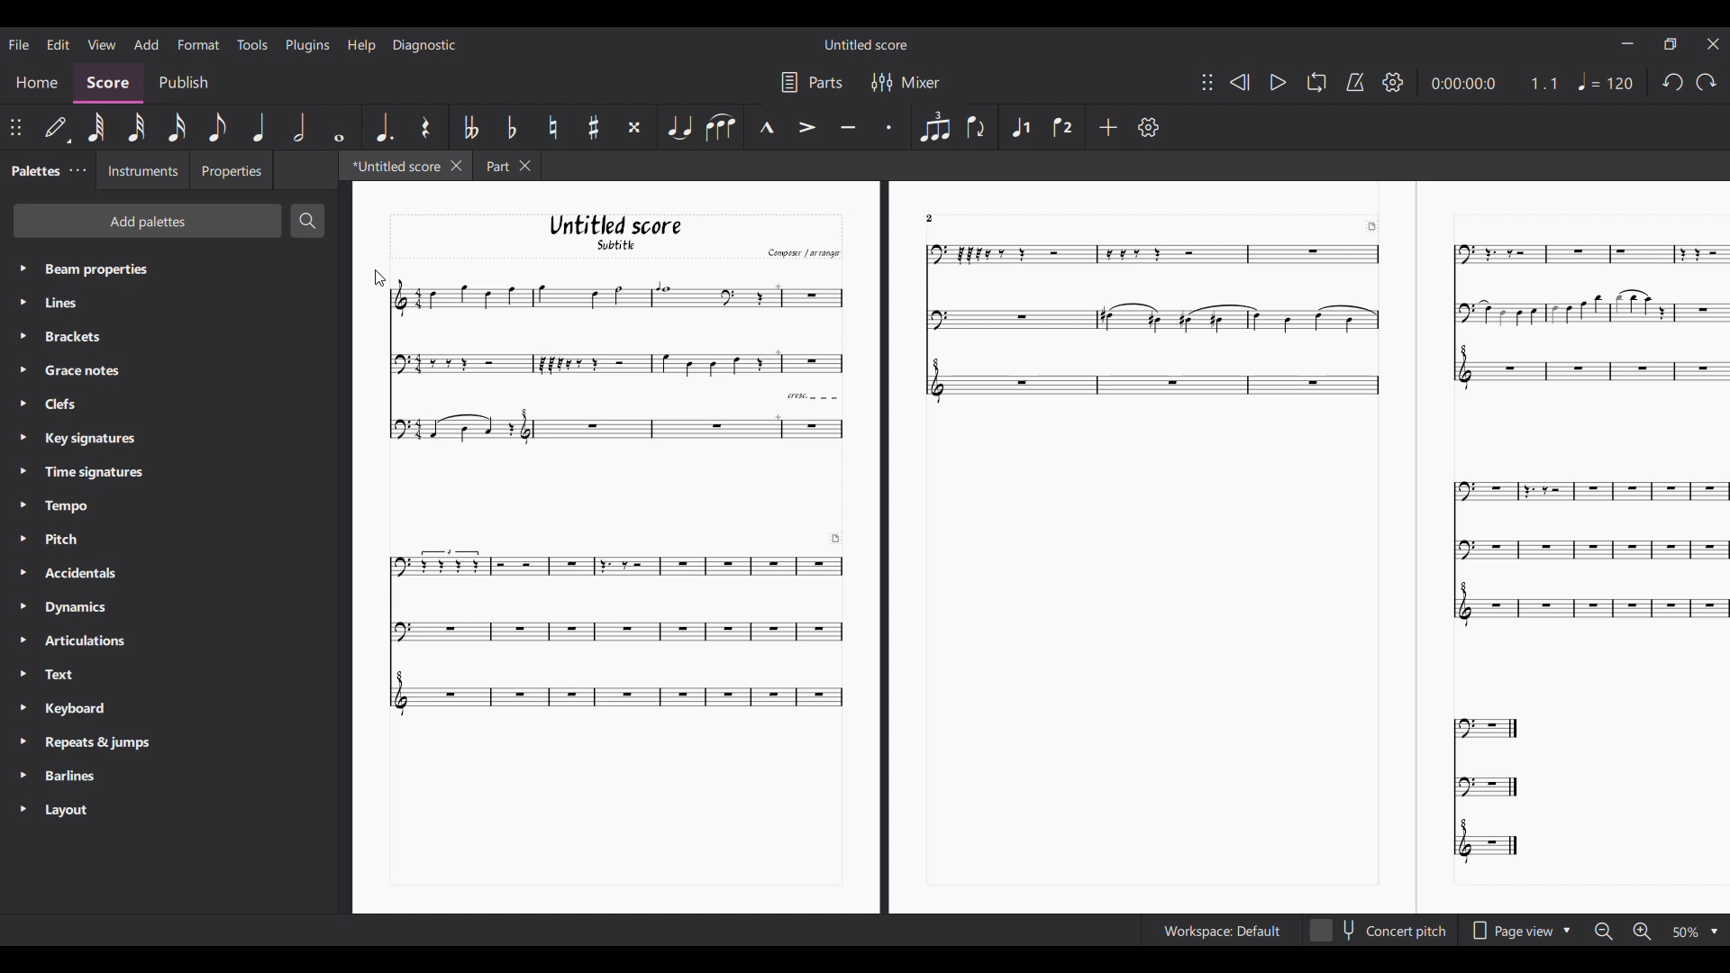 Image resolution: width=1730 pixels, height=973 pixels. I want to click on , so click(19, 576).